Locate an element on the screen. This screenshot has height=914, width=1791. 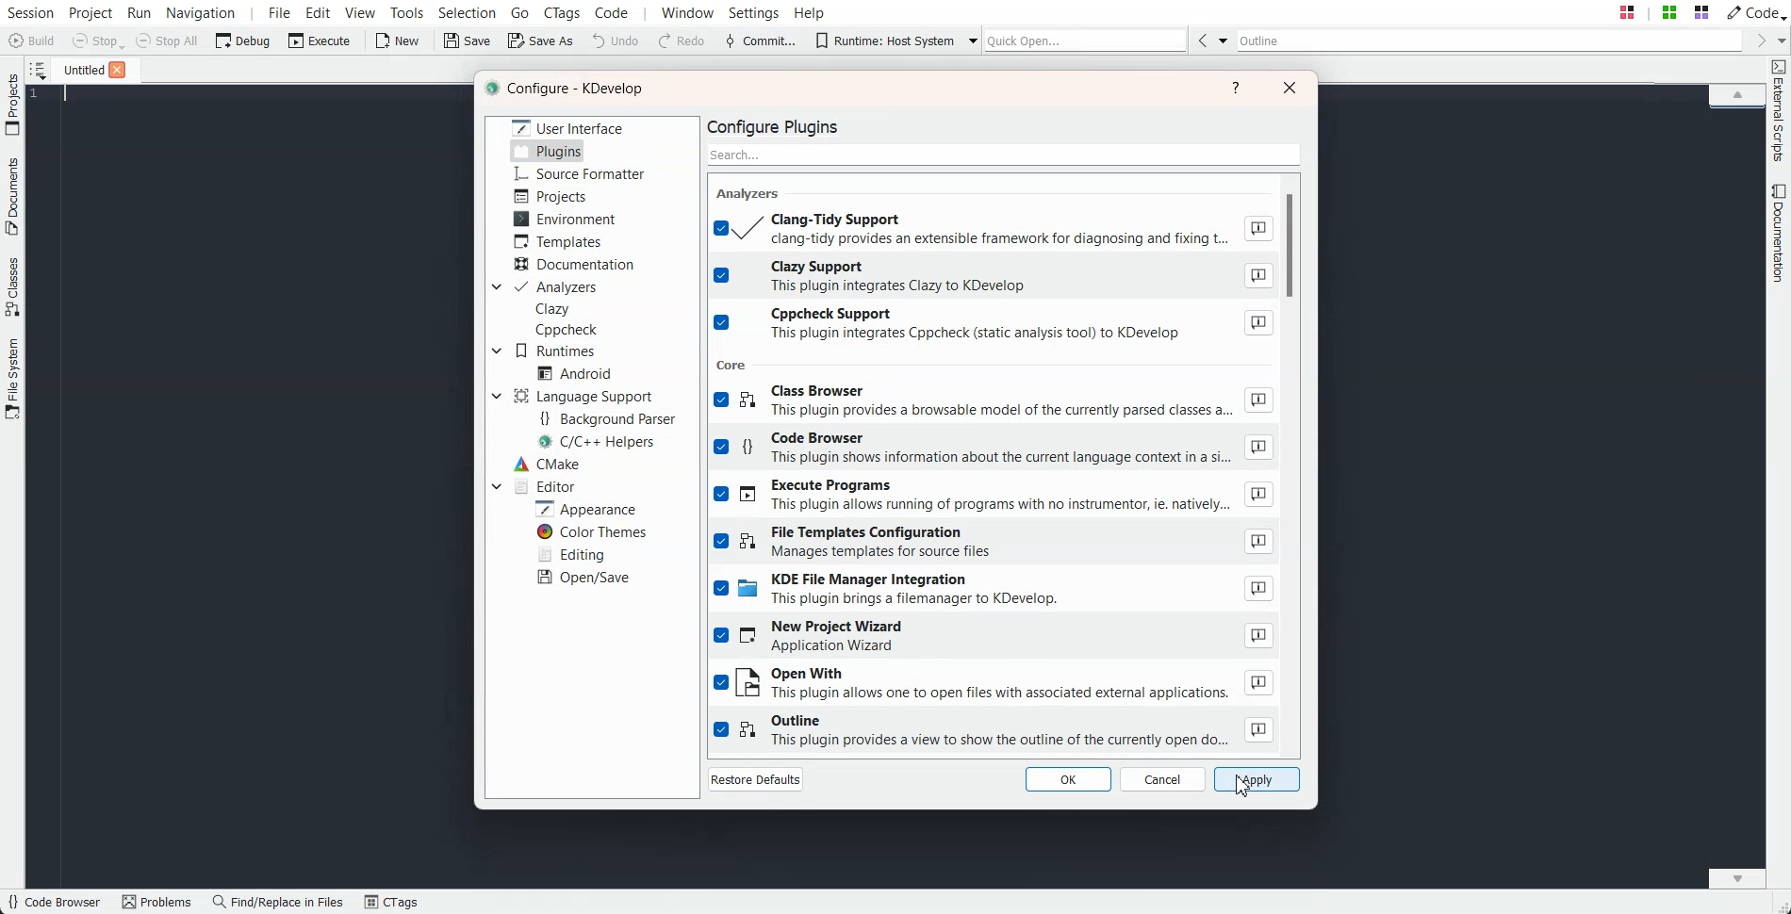
Problems is located at coordinates (156, 903).